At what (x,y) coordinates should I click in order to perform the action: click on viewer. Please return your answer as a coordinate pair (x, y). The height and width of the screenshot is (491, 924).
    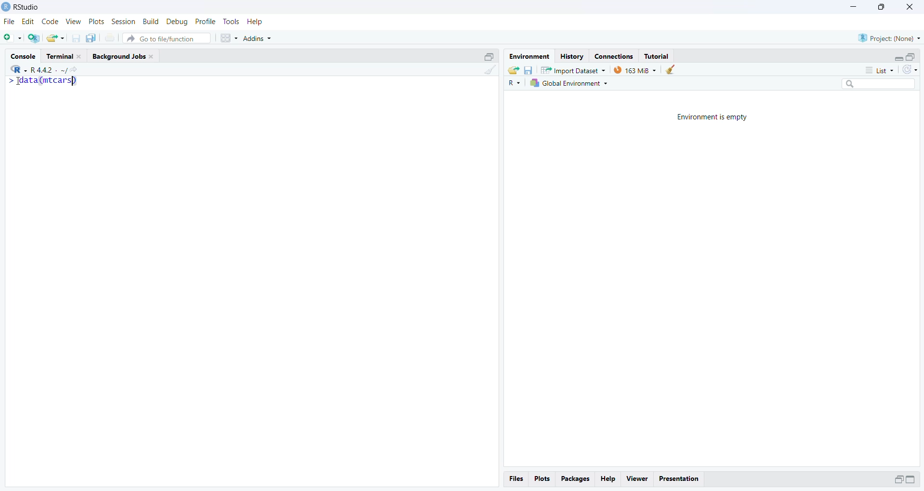
    Looking at the image, I should click on (638, 479).